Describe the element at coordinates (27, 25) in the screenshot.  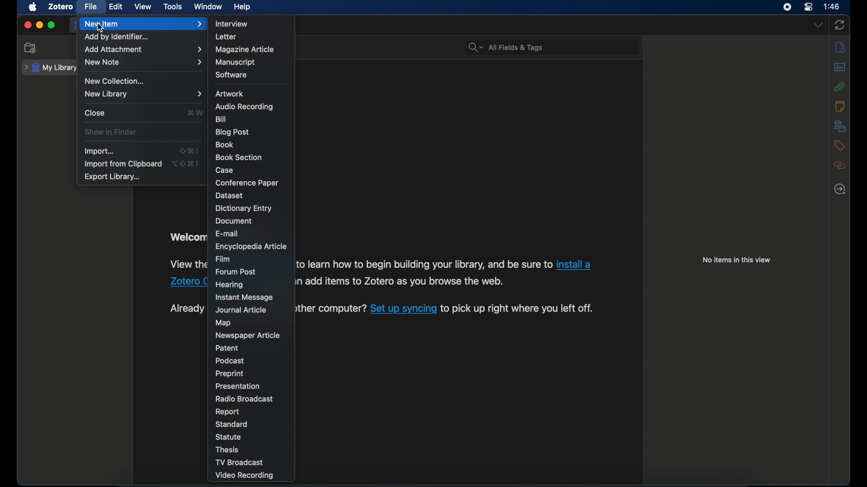
I see `close` at that location.